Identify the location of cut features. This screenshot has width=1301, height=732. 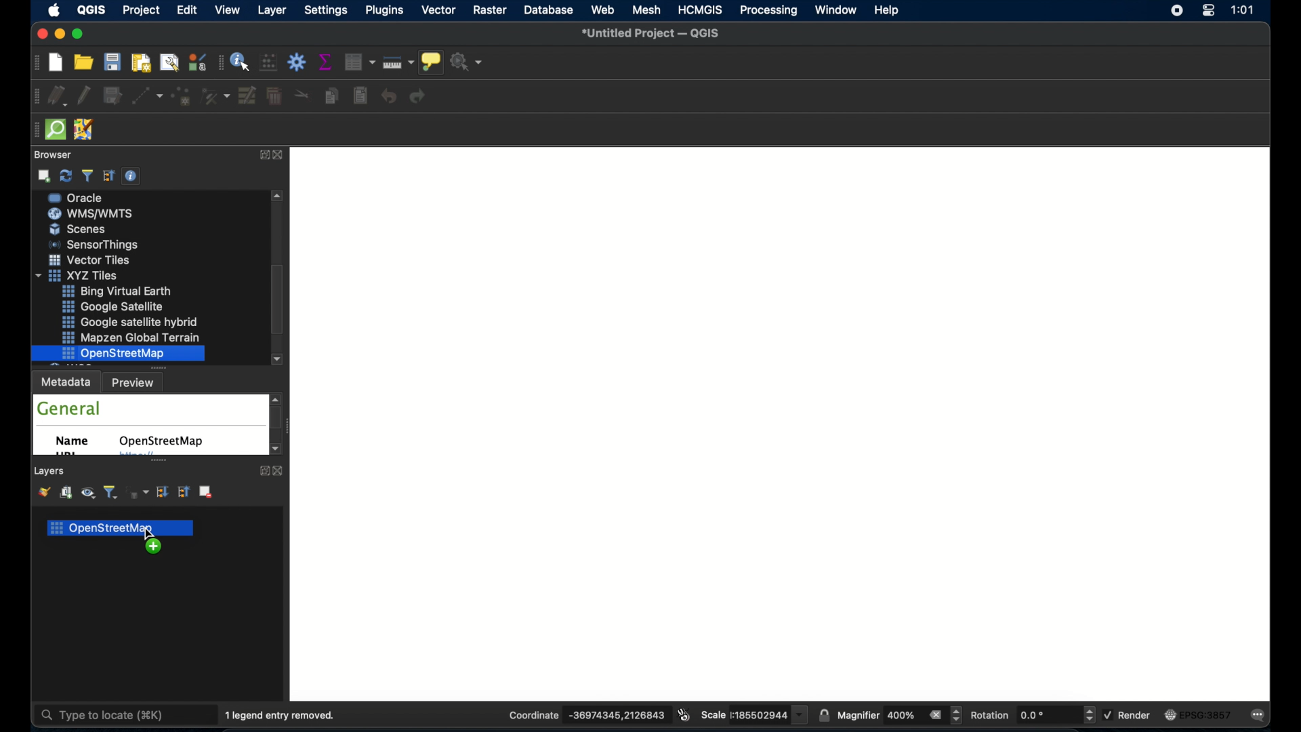
(302, 94).